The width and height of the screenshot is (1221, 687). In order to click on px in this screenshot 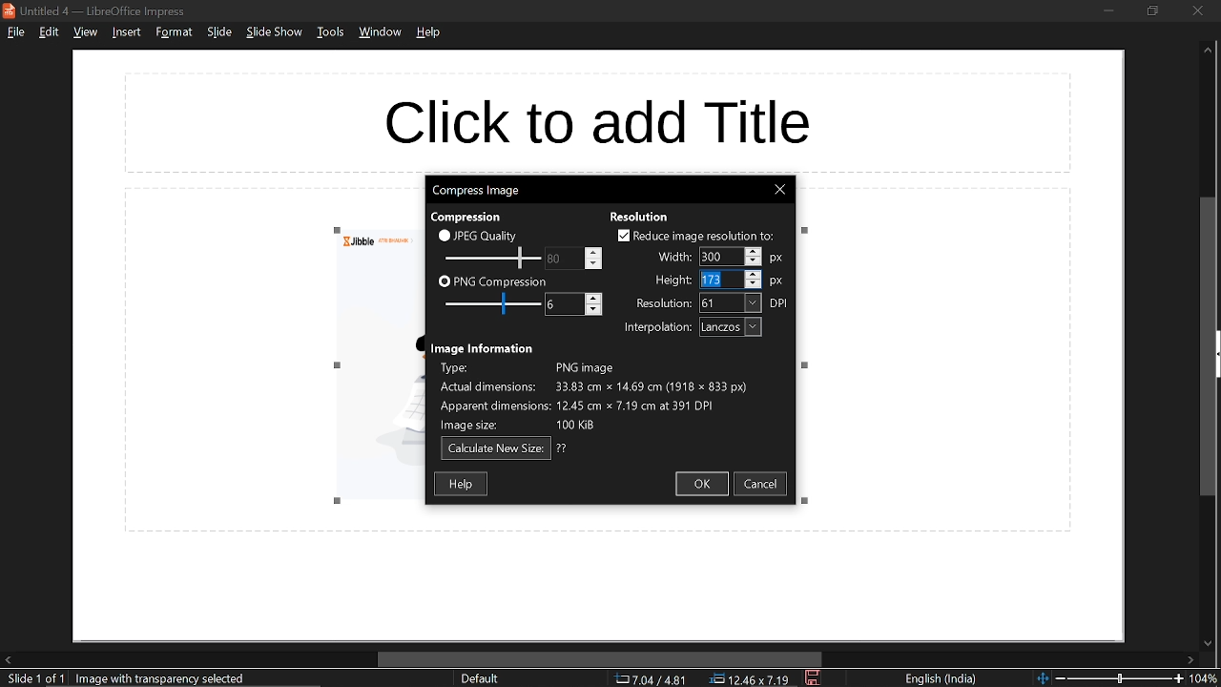, I will do `click(780, 257)`.